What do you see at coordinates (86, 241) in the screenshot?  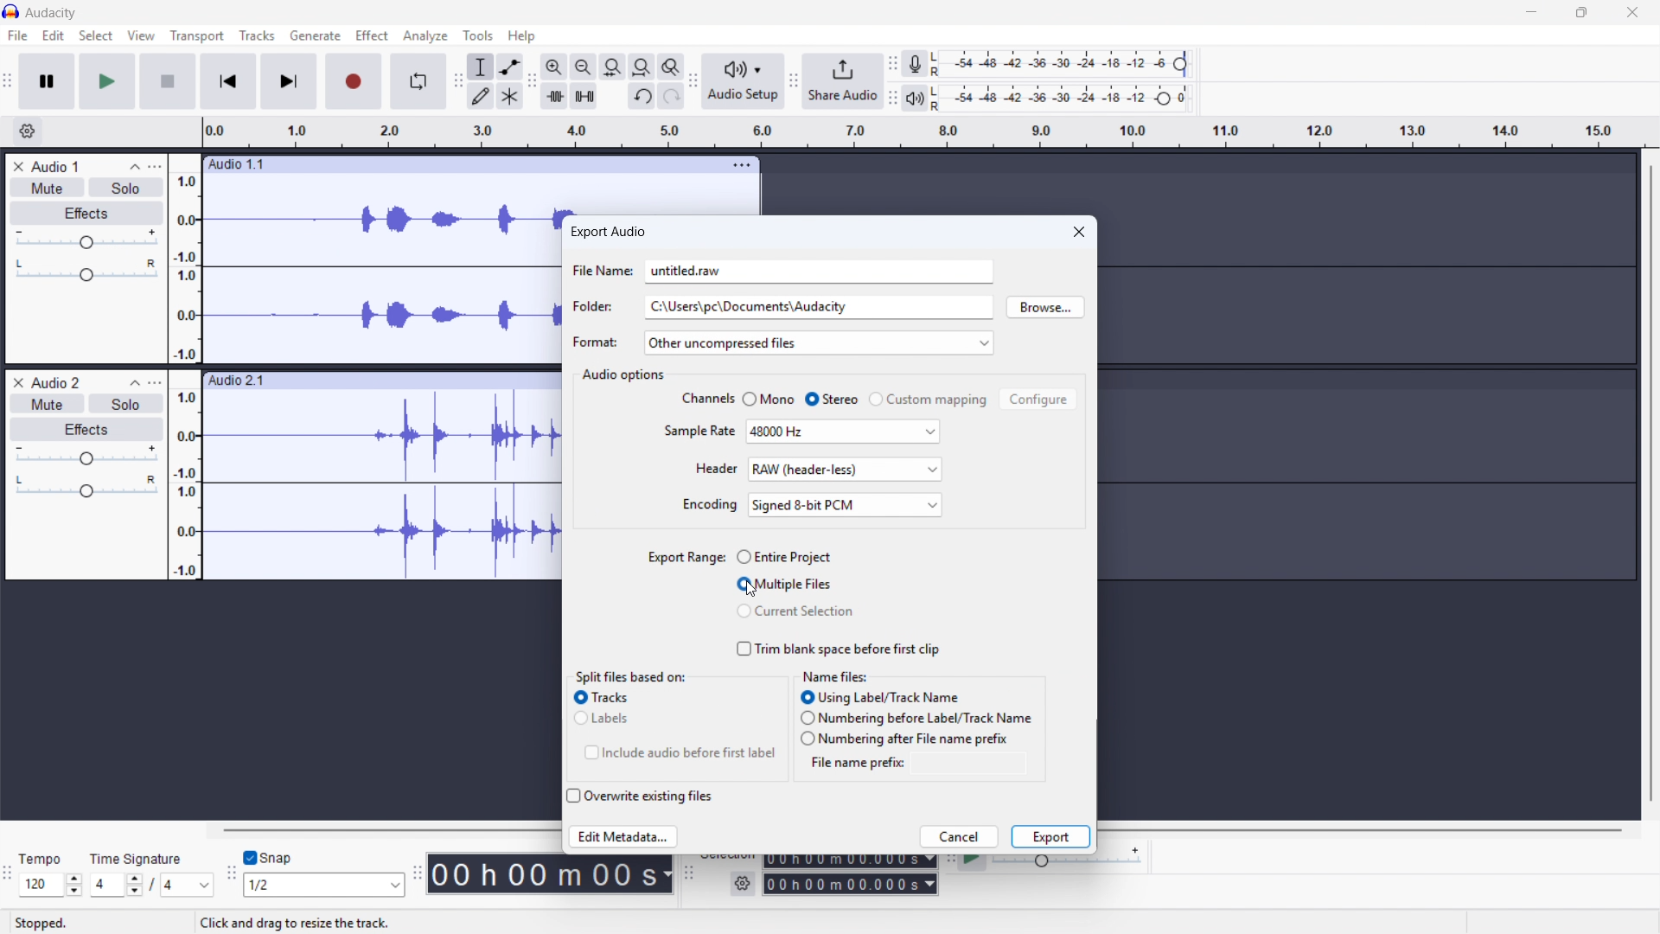 I see `Gain` at bounding box center [86, 241].